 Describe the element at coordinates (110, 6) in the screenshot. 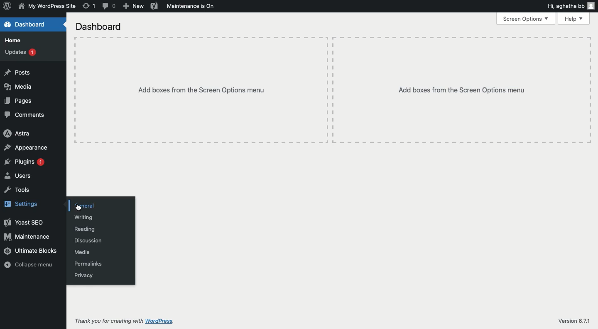

I see `Comment` at that location.